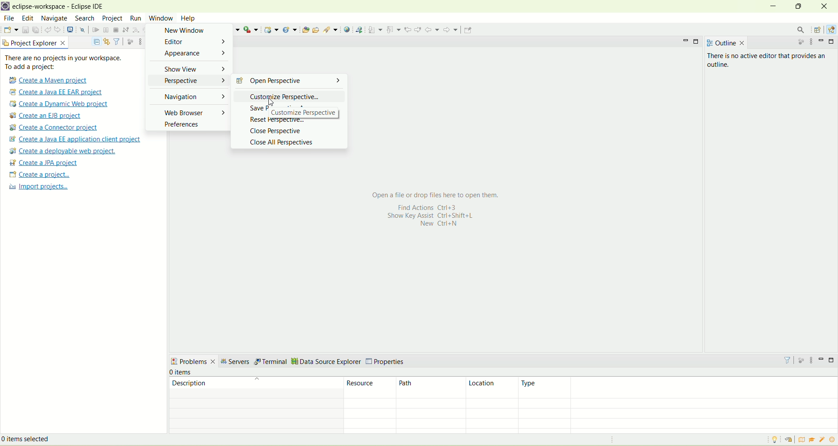 The width and height of the screenshot is (838, 446). I want to click on minimize, so click(773, 5).